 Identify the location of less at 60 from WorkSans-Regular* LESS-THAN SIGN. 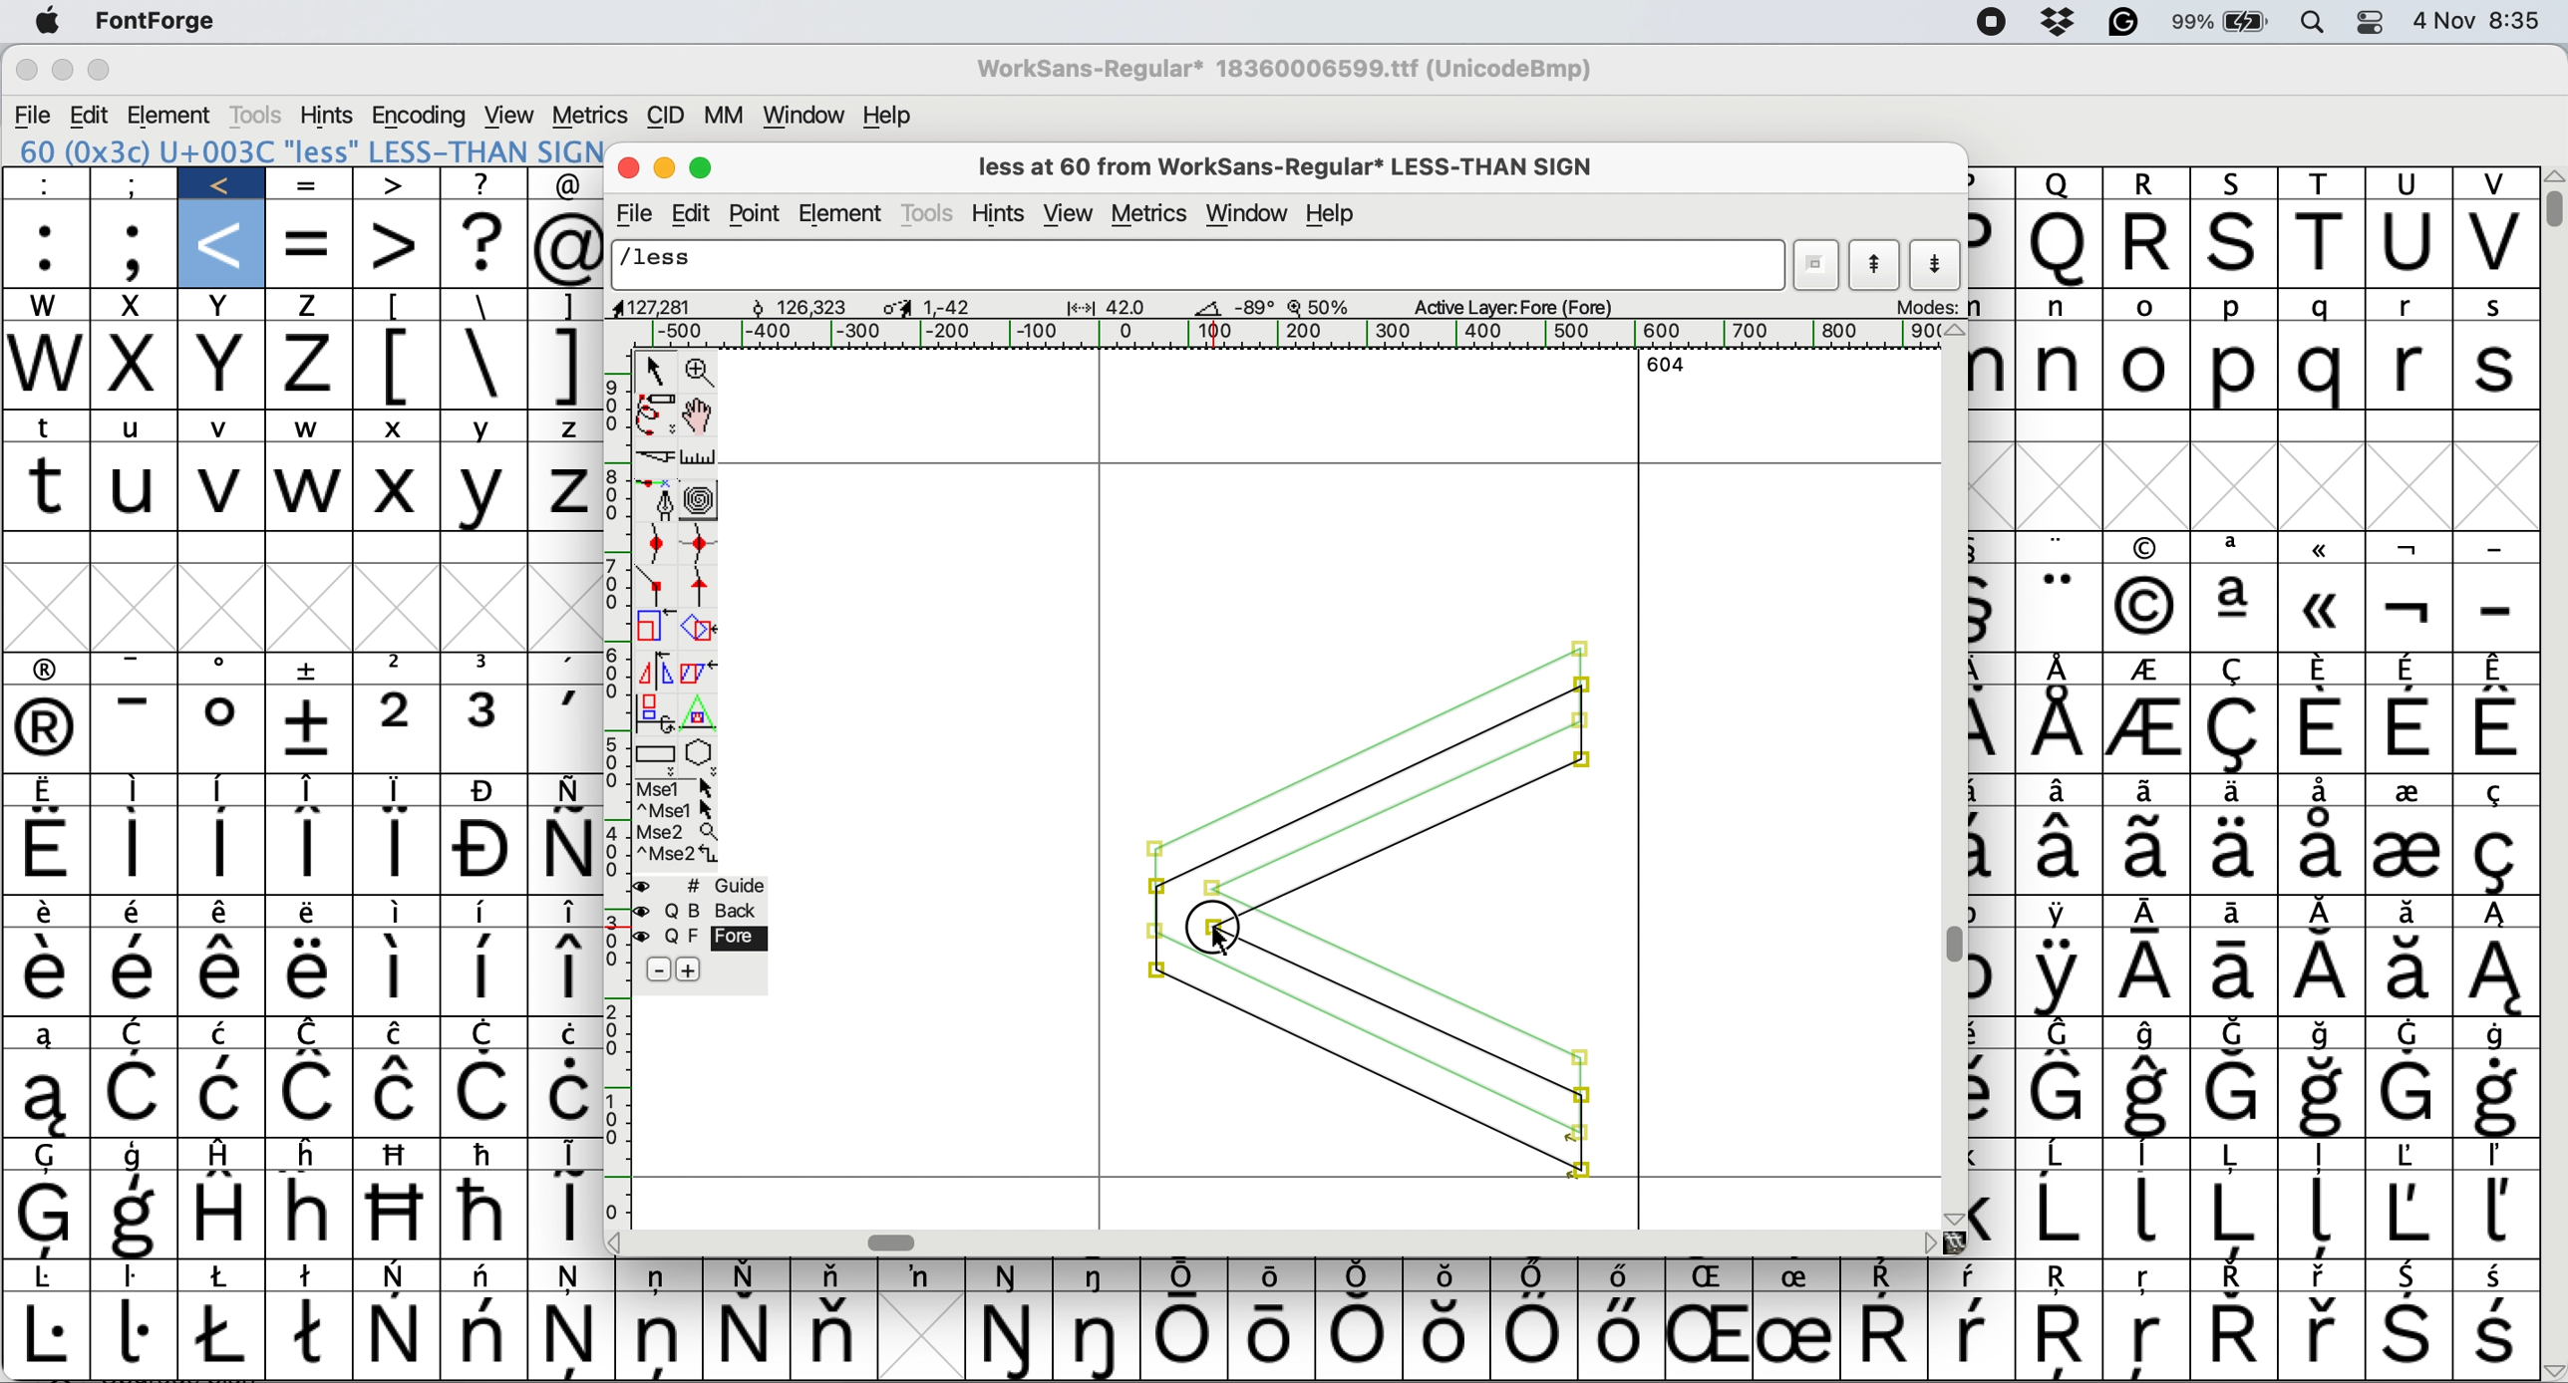
(1297, 163).